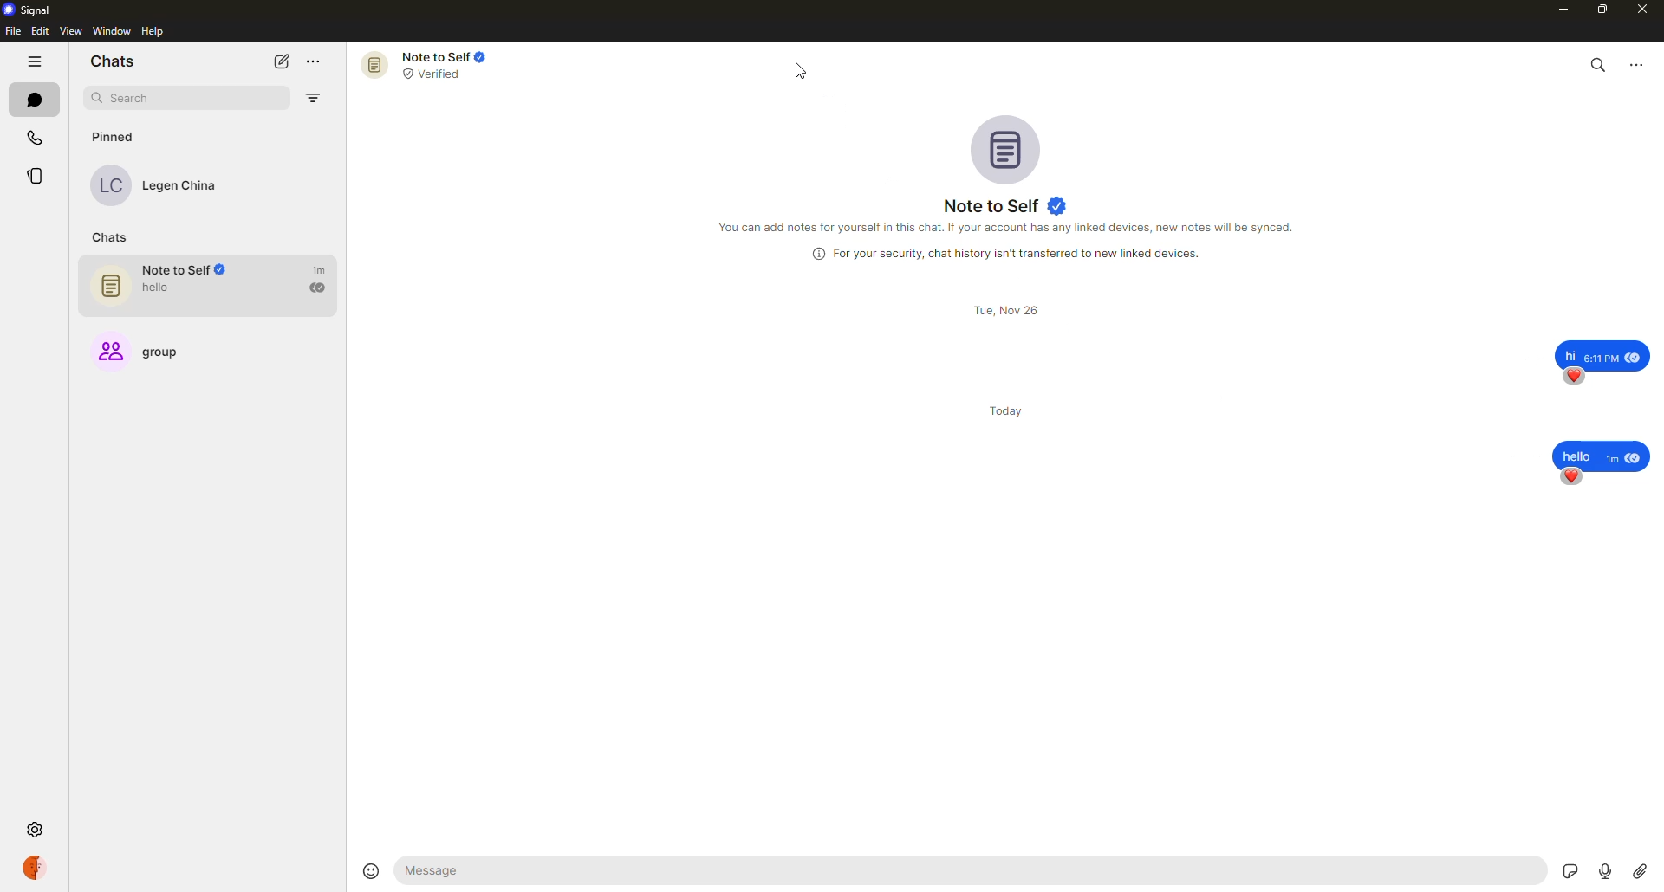 Image resolution: width=1664 pixels, height=892 pixels. I want to click on note to self, so click(216, 286).